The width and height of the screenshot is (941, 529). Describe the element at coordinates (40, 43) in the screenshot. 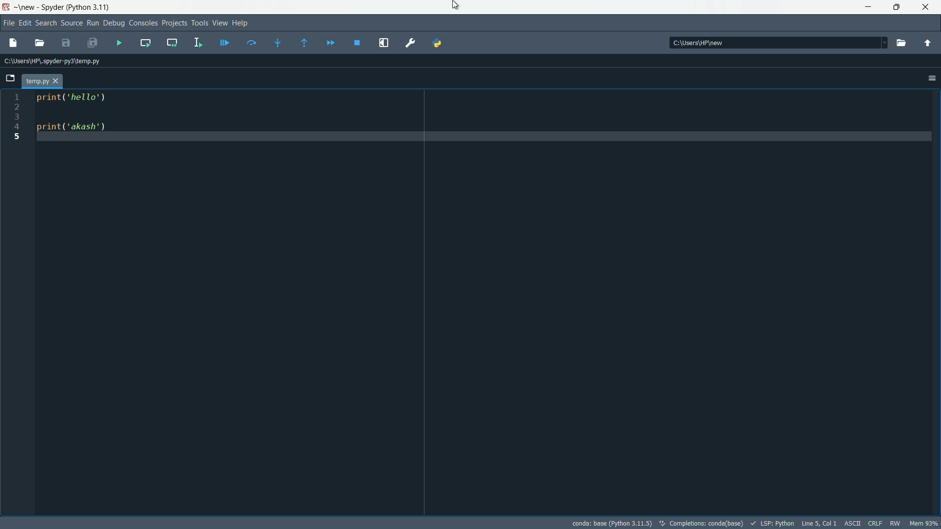

I see `open file` at that location.